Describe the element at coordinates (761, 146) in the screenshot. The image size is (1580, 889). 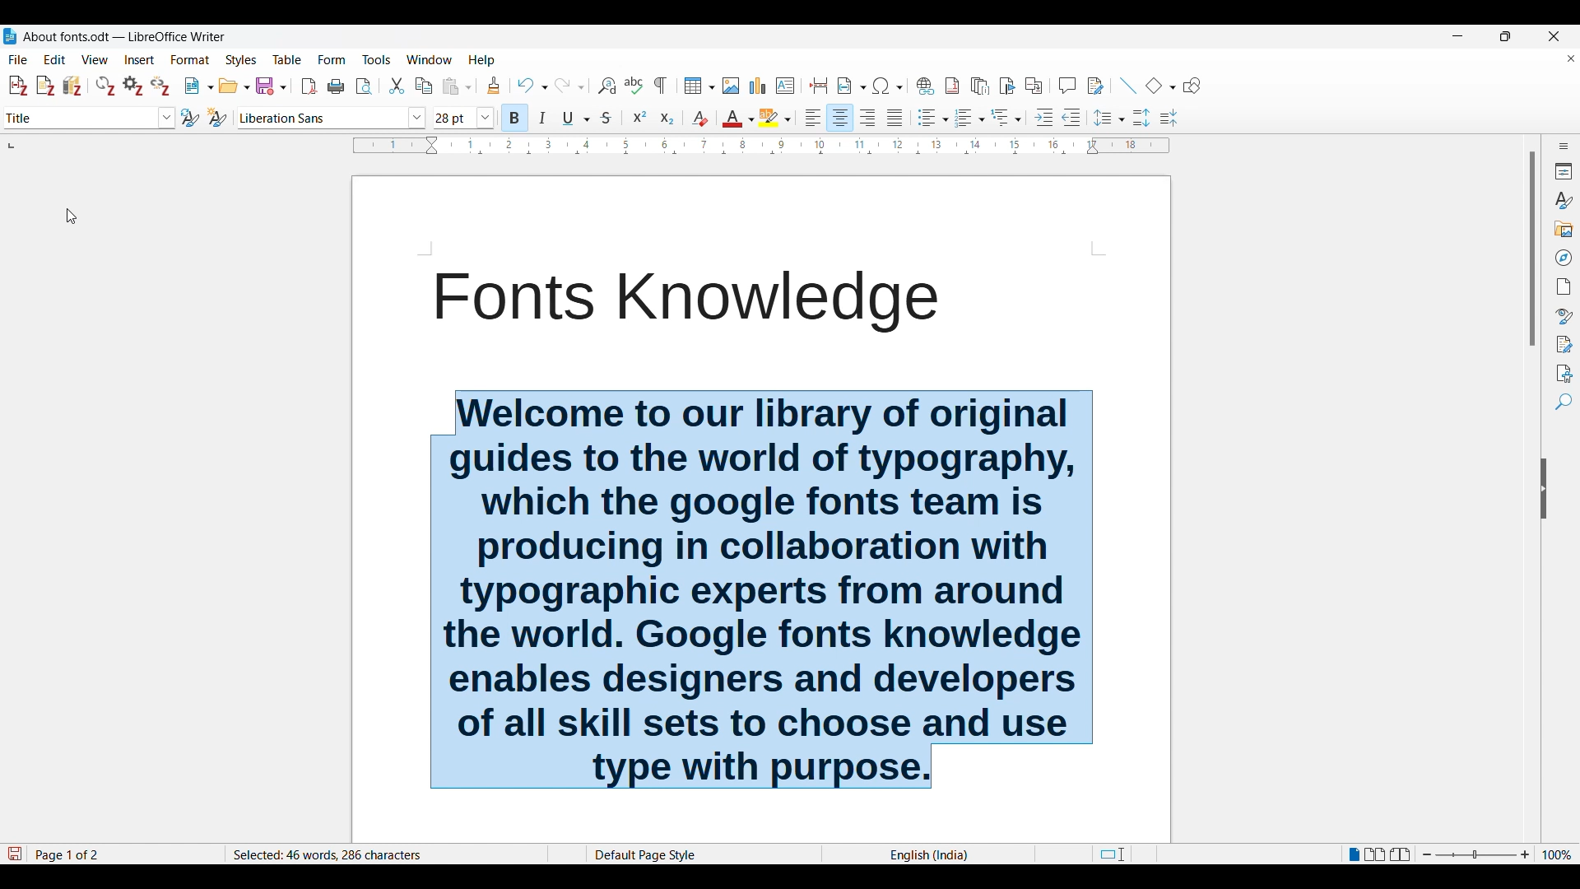
I see `Horizontal scale` at that location.